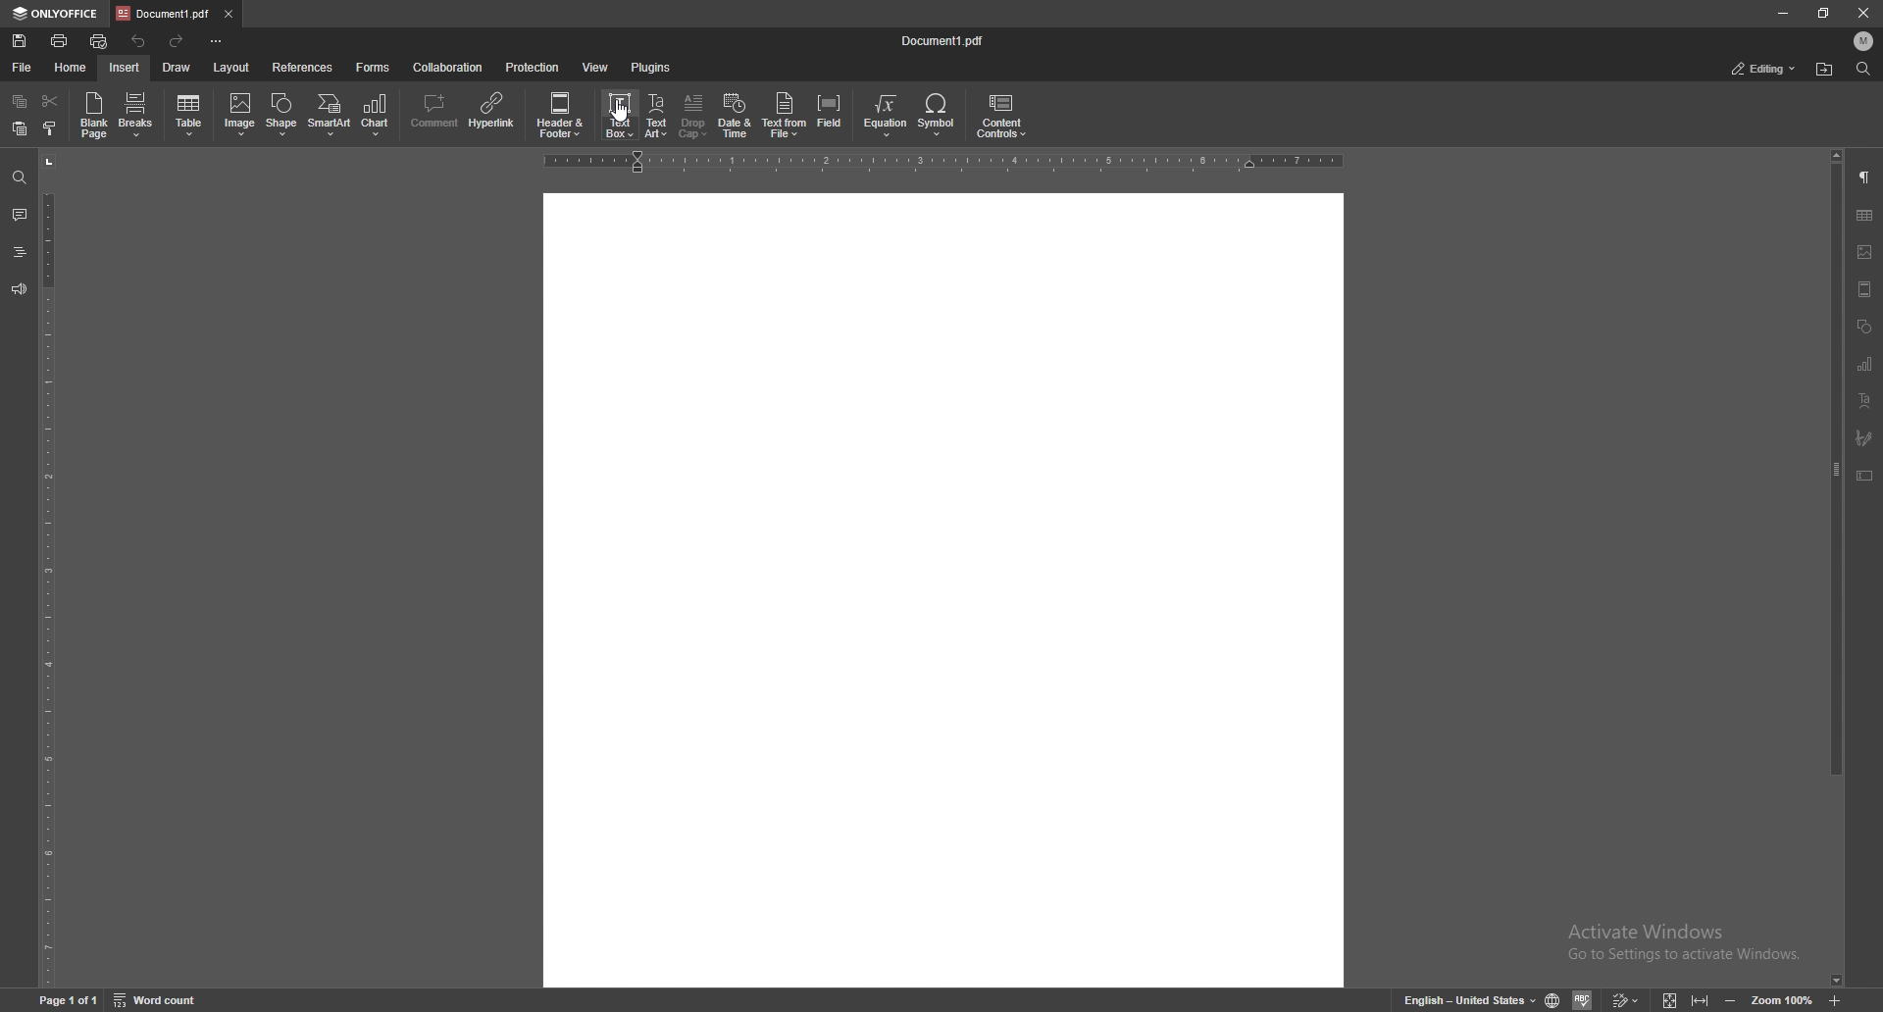 This screenshot has height=1012, width=1883. Describe the element at coordinates (944, 589) in the screenshot. I see `doc` at that location.